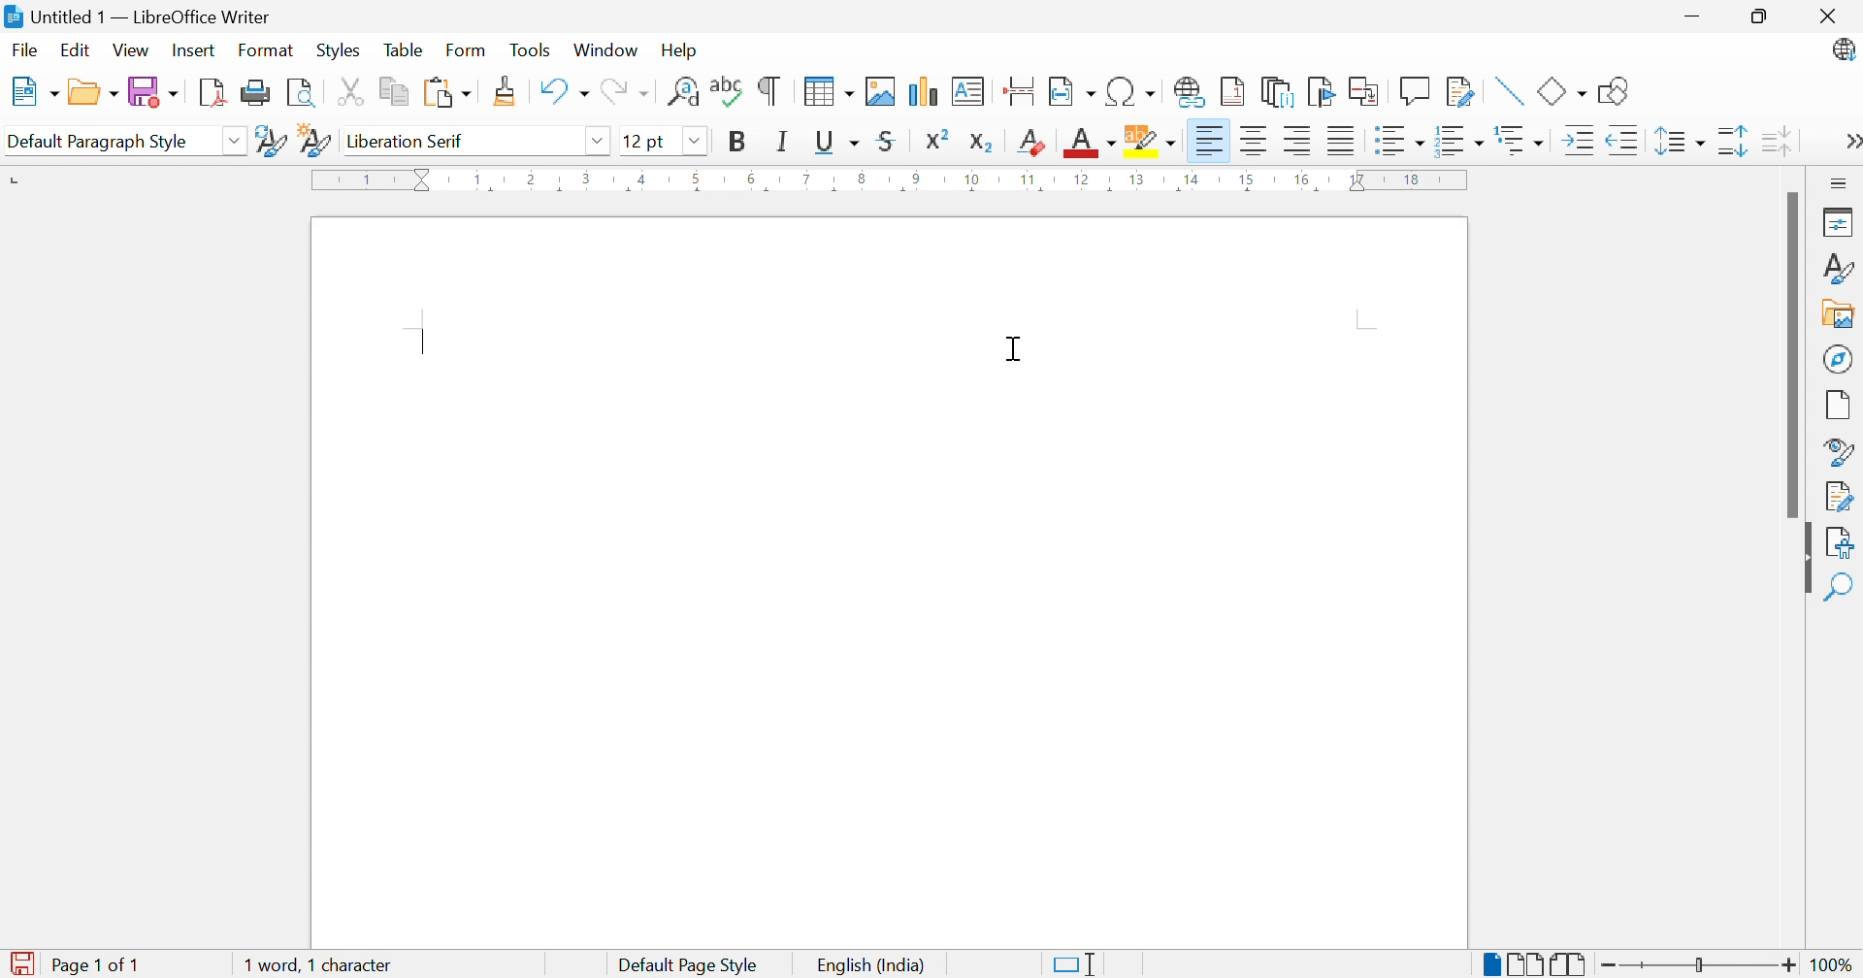  What do you see at coordinates (1070, 91) in the screenshot?
I see `Insert Field` at bounding box center [1070, 91].